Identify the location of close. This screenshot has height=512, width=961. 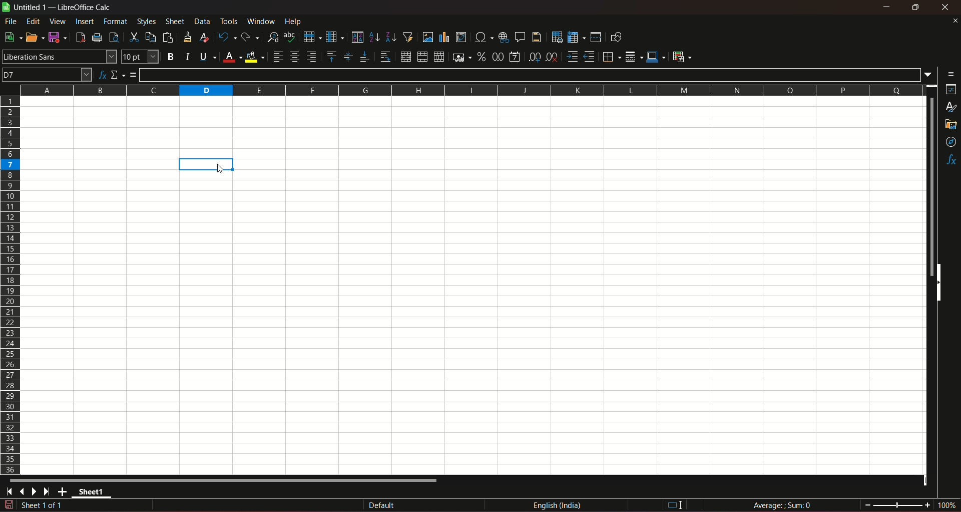
(954, 21).